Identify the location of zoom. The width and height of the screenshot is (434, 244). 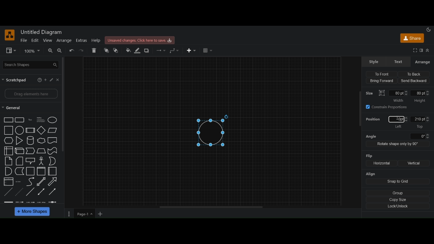
(32, 51).